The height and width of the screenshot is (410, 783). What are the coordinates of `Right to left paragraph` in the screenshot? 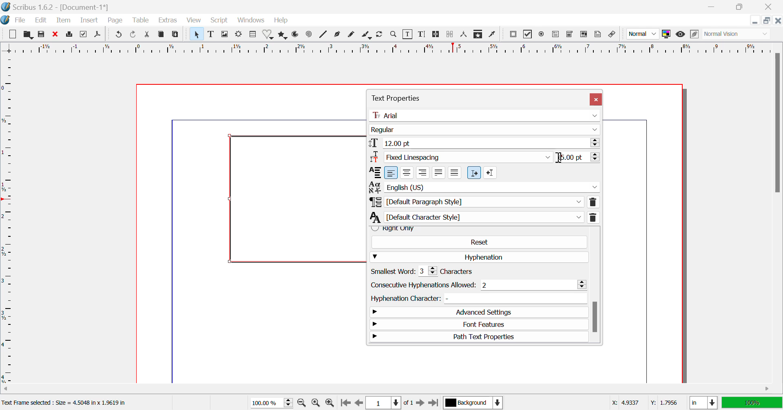 It's located at (490, 172).